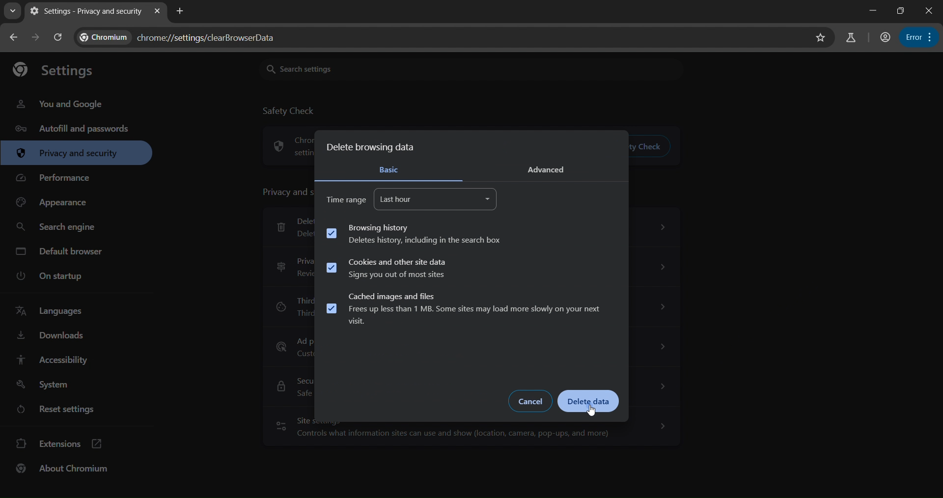 Image resolution: width=943 pixels, height=498 pixels. What do you see at coordinates (931, 11) in the screenshot?
I see `close` at bounding box center [931, 11].